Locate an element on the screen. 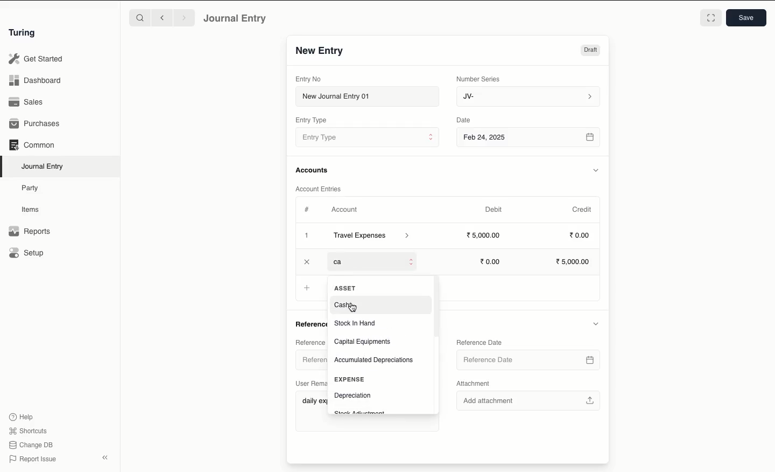  Shortcuts is located at coordinates (30, 431).